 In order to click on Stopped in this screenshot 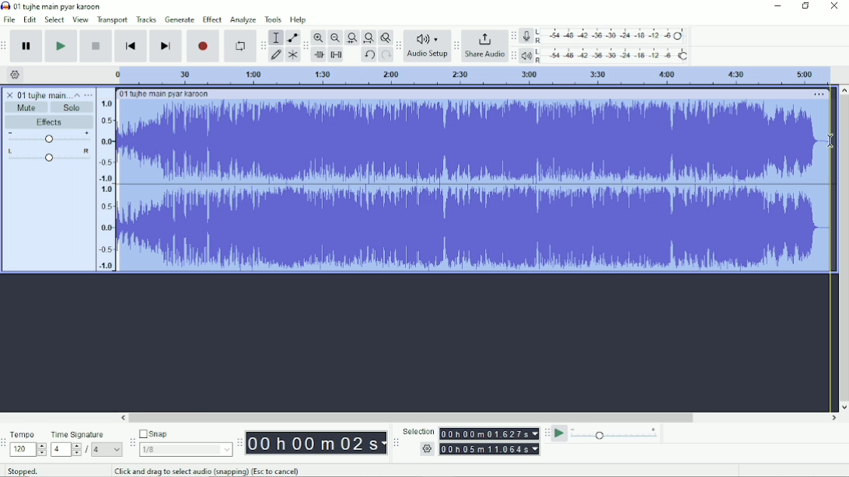, I will do `click(23, 470)`.